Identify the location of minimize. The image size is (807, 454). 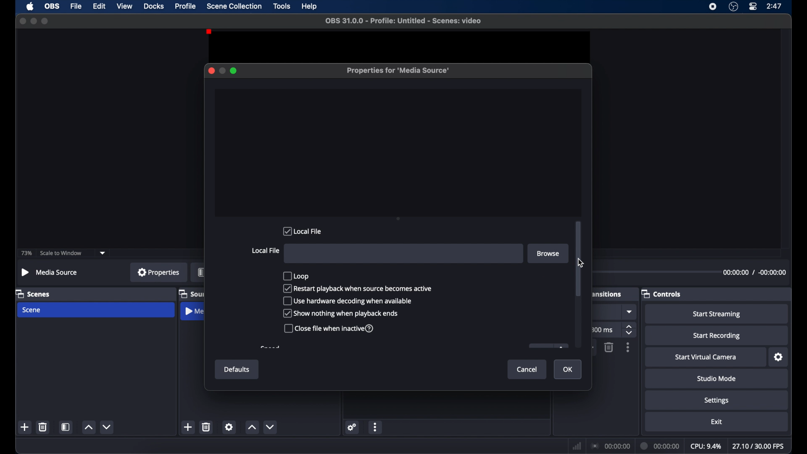
(33, 21).